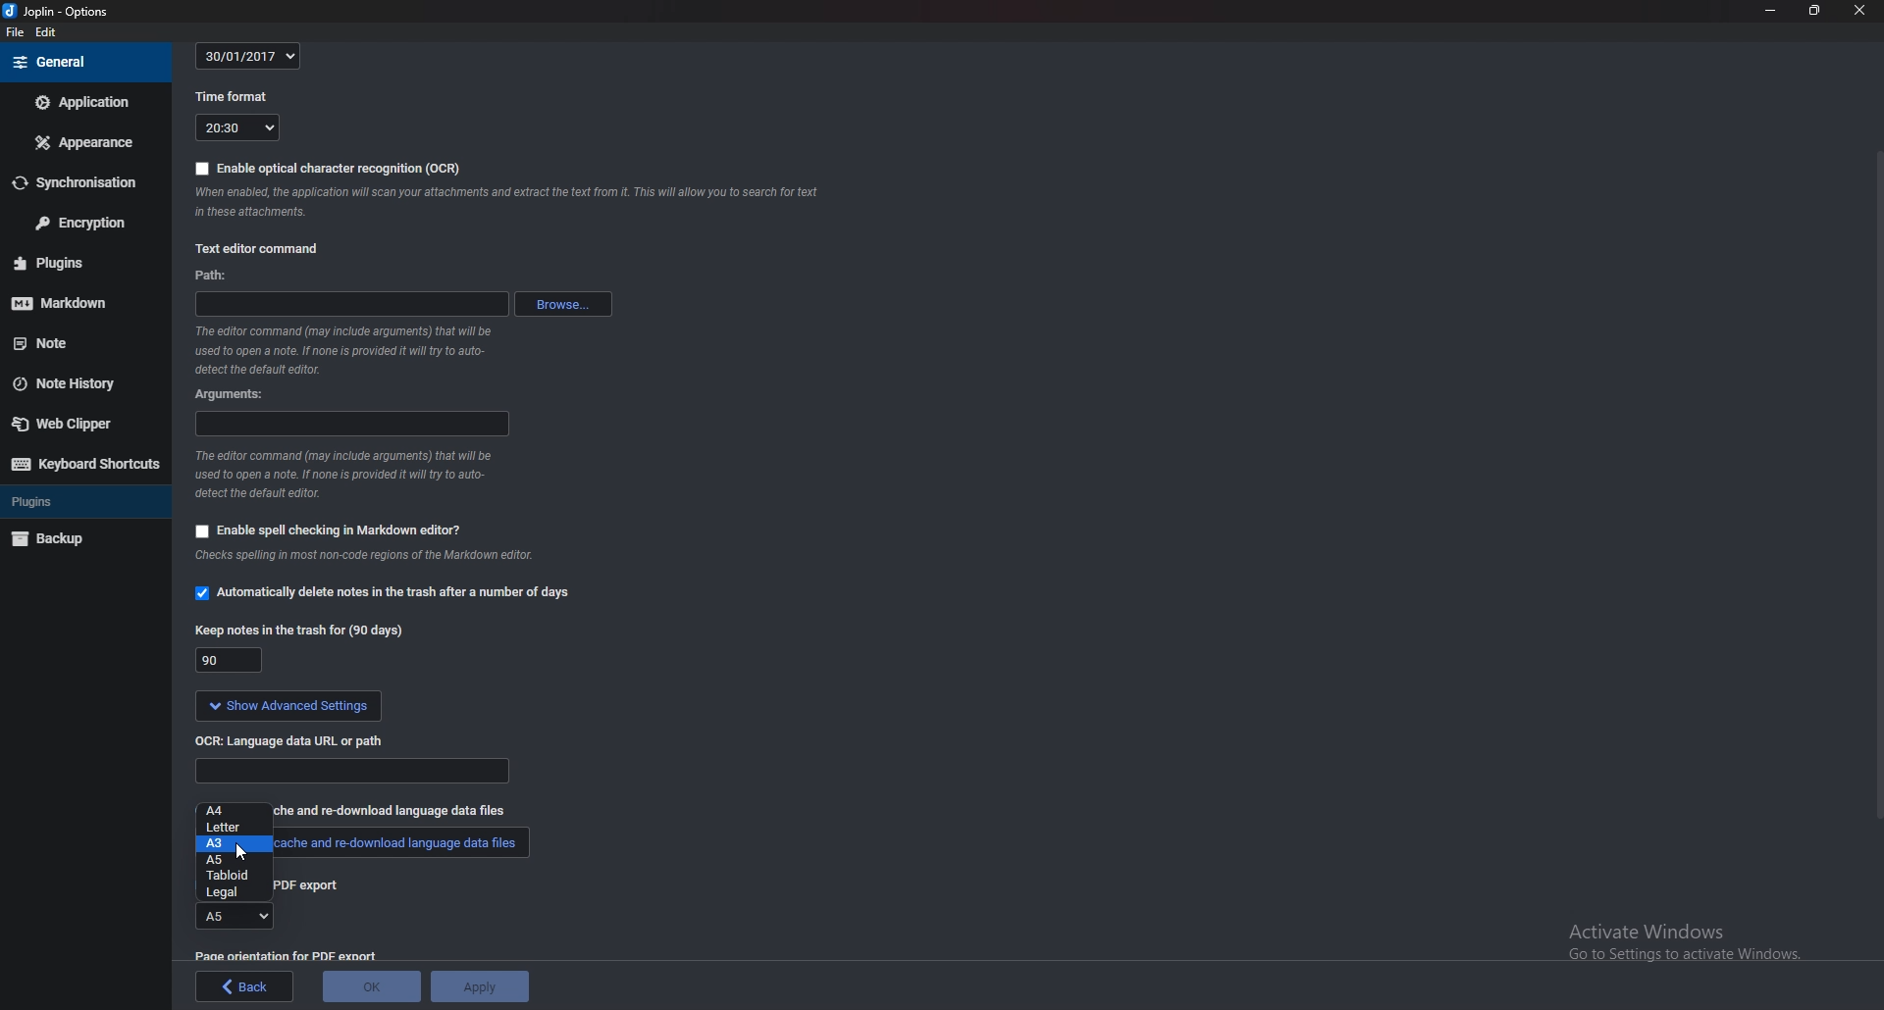 Image resolution: width=1884 pixels, height=1010 pixels. Describe the element at coordinates (247, 57) in the screenshot. I see `Date format` at that location.